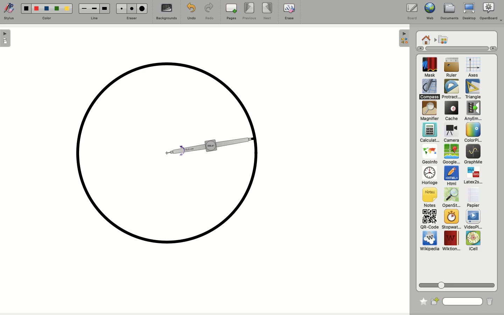  Describe the element at coordinates (469, 13) in the screenshot. I see `Desktop` at that location.